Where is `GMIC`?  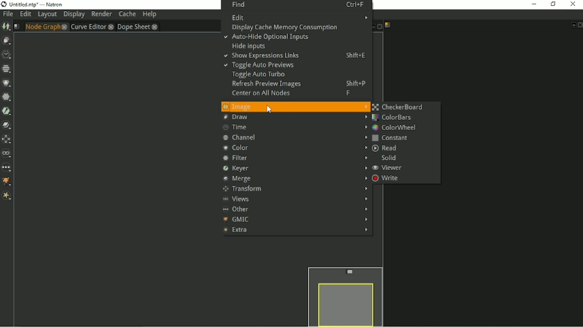
GMIC is located at coordinates (7, 183).